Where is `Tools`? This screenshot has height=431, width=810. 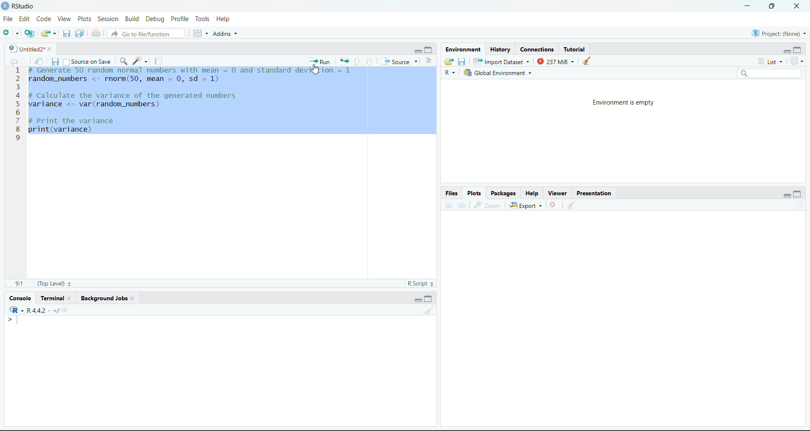
Tools is located at coordinates (203, 19).